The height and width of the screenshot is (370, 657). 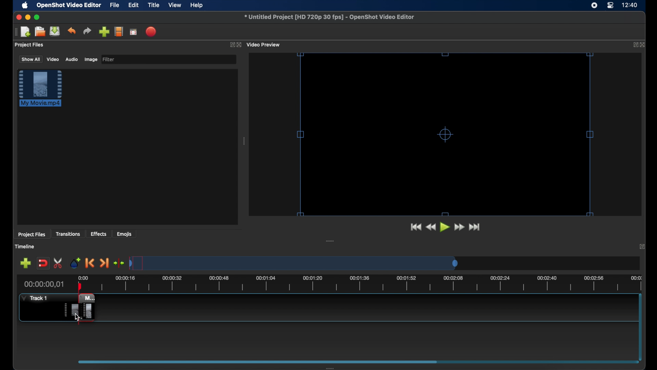 I want to click on maximize, so click(x=38, y=17).